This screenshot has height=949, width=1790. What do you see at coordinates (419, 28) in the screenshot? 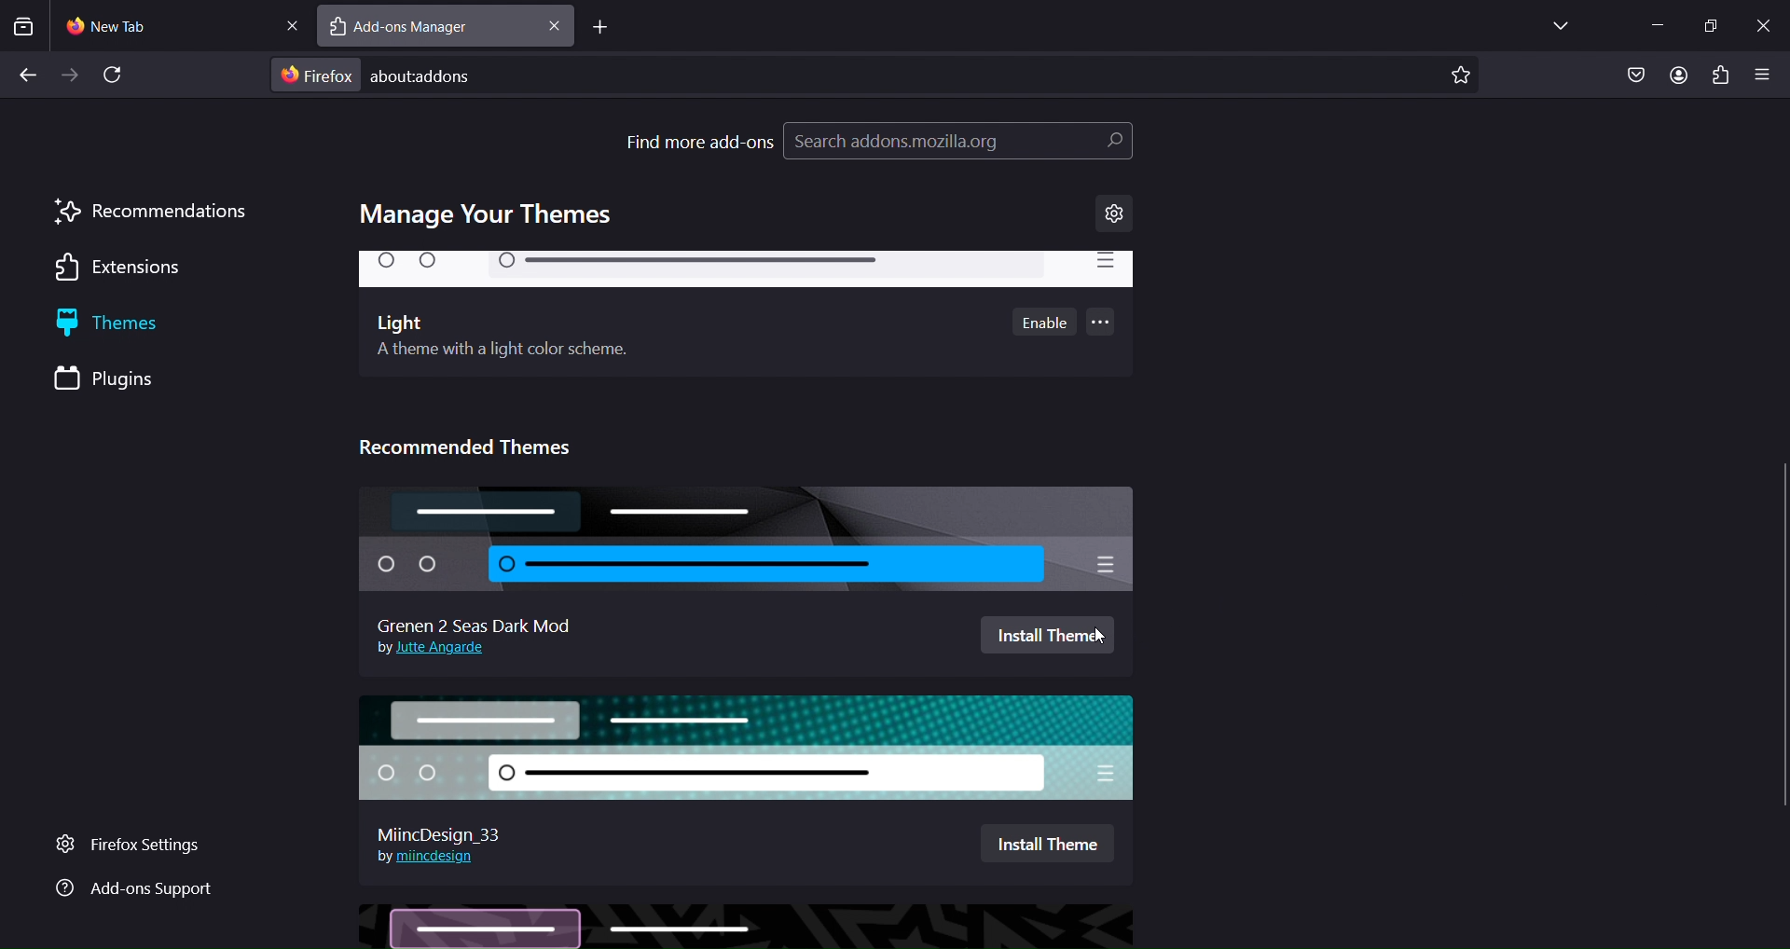
I see `add ons manager` at bounding box center [419, 28].